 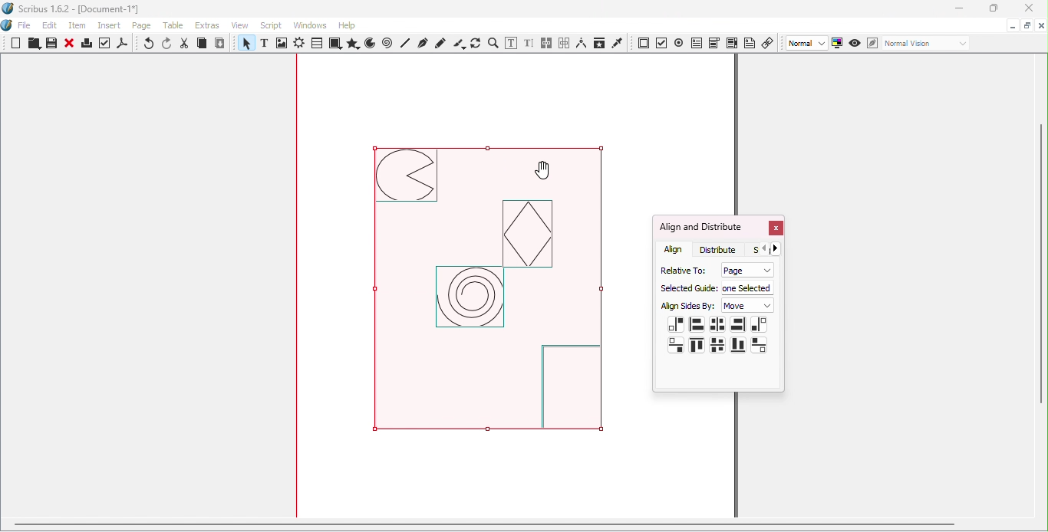 I want to click on Windows, so click(x=310, y=25).